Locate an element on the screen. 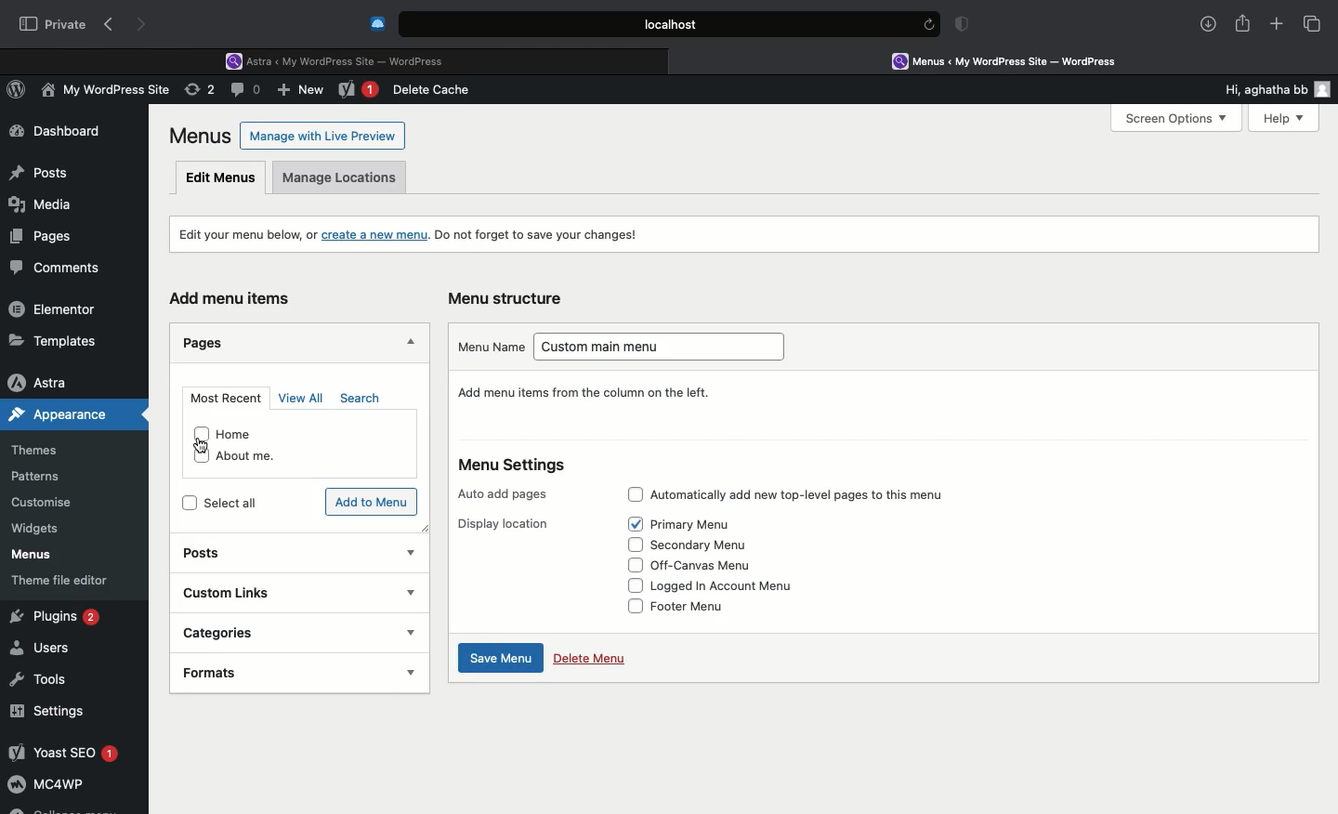 The height and width of the screenshot is (814, 1338). Delete menu is located at coordinates (589, 657).